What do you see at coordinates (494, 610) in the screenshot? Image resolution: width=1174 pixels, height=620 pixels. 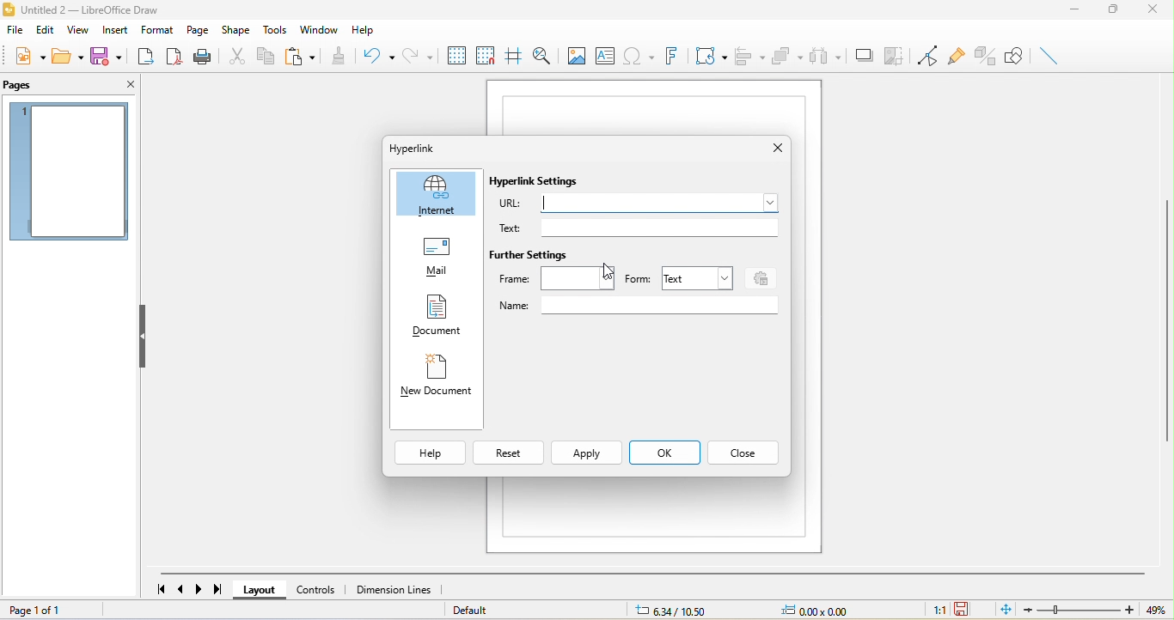 I see `default` at bounding box center [494, 610].